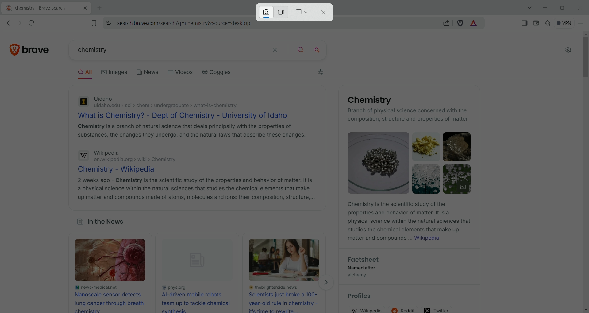 The width and height of the screenshot is (589, 313). Describe the element at coordinates (474, 24) in the screenshot. I see `brave rewards` at that location.